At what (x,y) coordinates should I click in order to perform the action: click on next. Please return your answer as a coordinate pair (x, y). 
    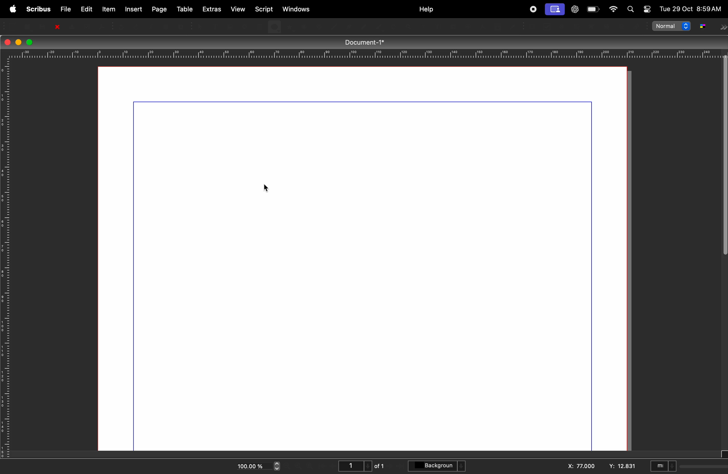
    Looking at the image, I should click on (723, 28).